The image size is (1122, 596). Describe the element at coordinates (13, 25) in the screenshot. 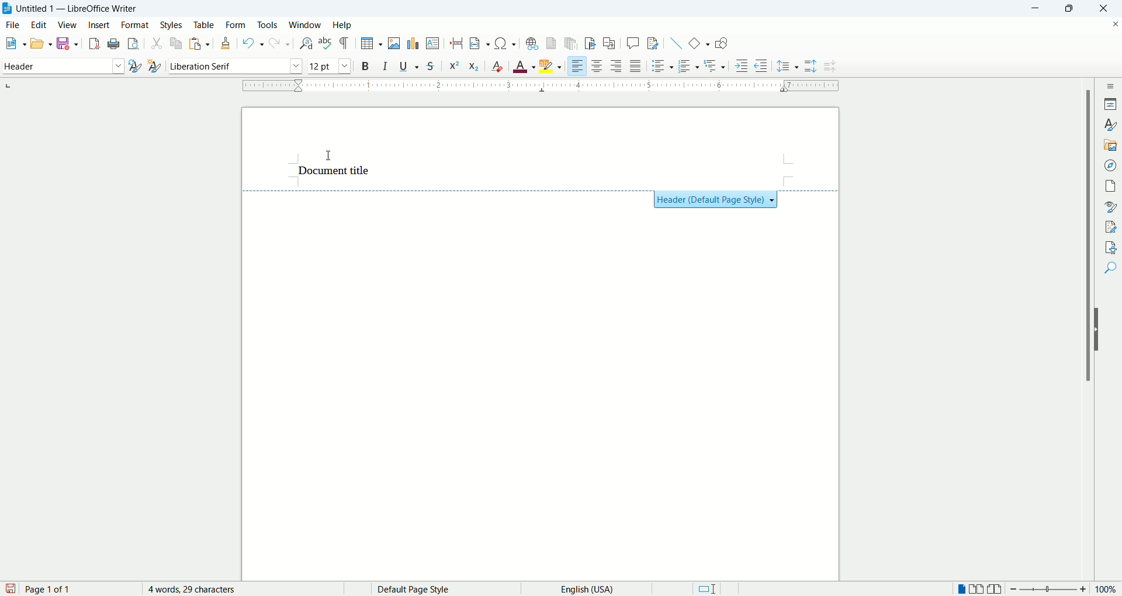

I see `file` at that location.